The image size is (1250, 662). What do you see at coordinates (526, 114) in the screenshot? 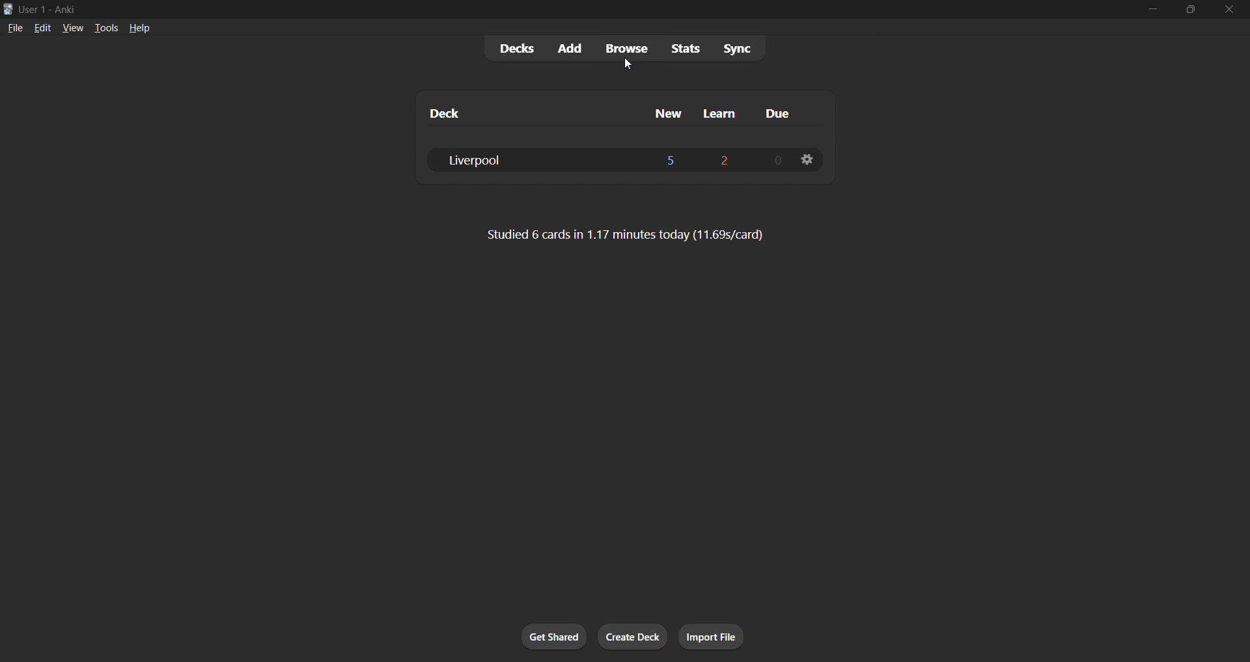
I see `deck name column` at bounding box center [526, 114].